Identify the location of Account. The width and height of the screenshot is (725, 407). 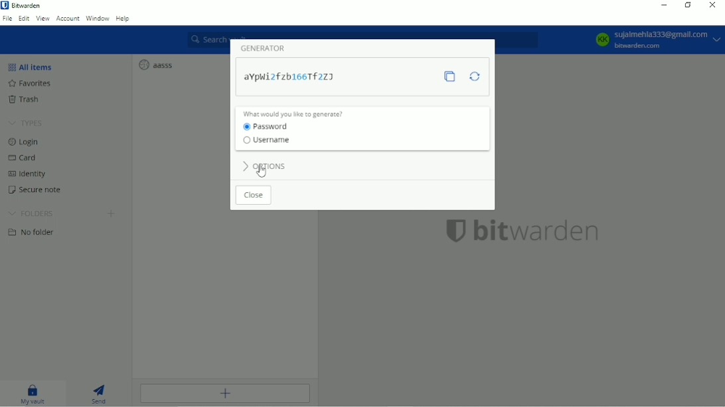
(67, 19).